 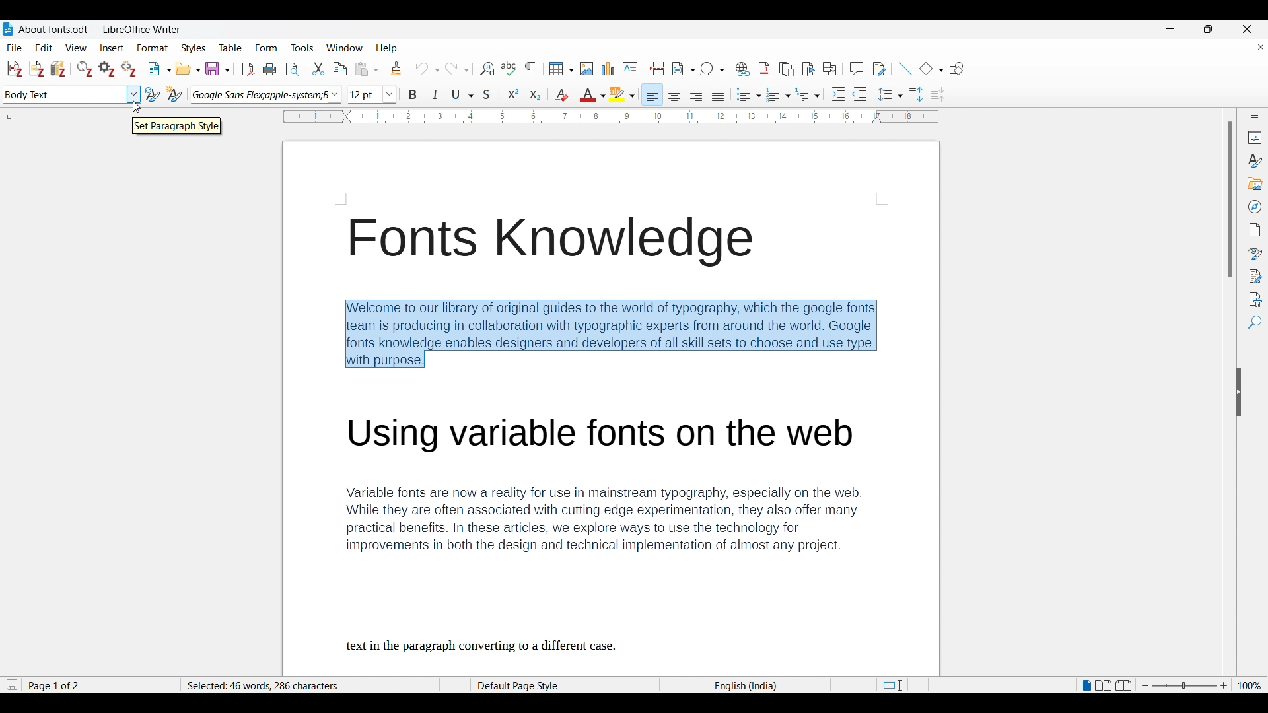 What do you see at coordinates (386, 49) in the screenshot?
I see `Help menu` at bounding box center [386, 49].